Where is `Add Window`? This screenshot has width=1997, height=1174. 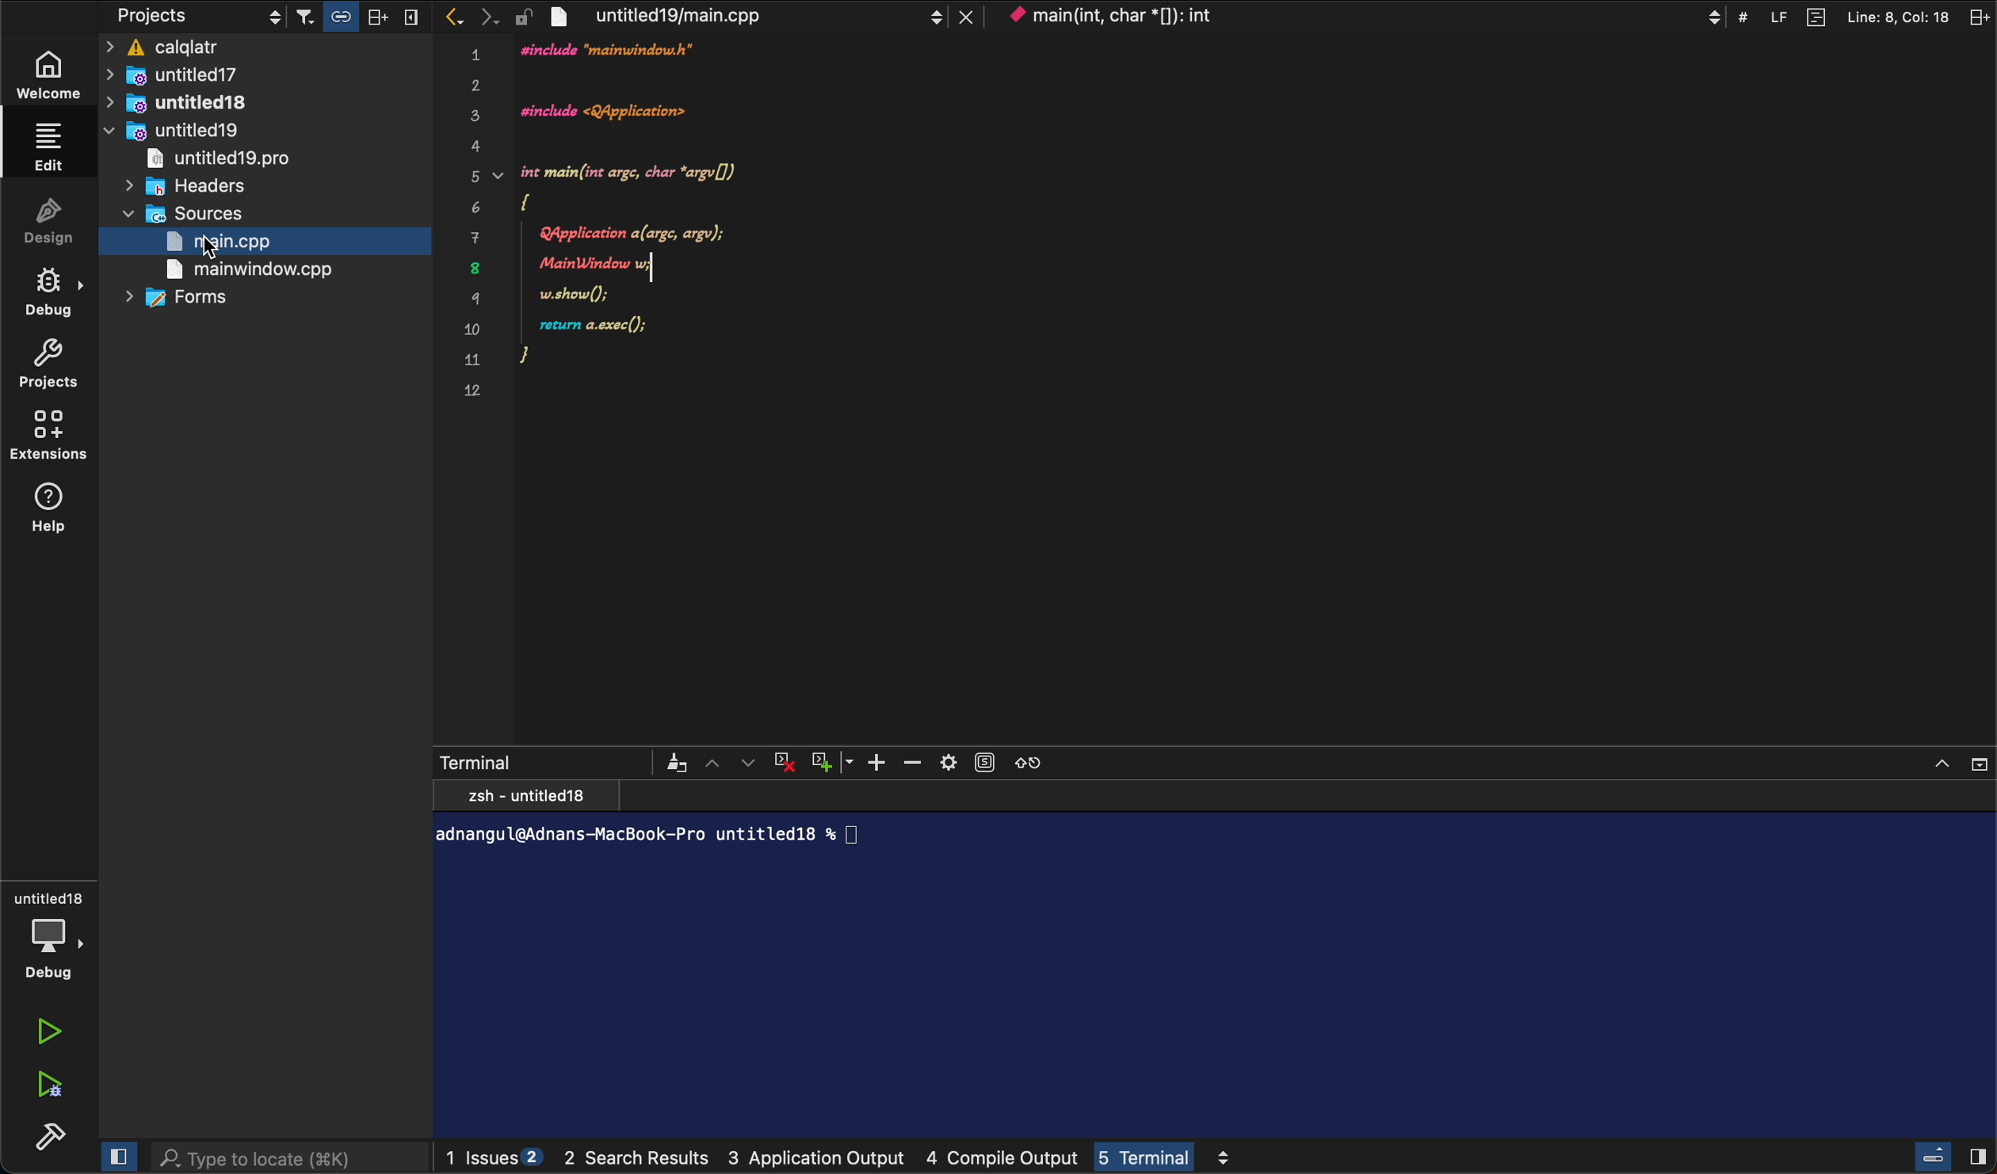 Add Window is located at coordinates (831, 760).